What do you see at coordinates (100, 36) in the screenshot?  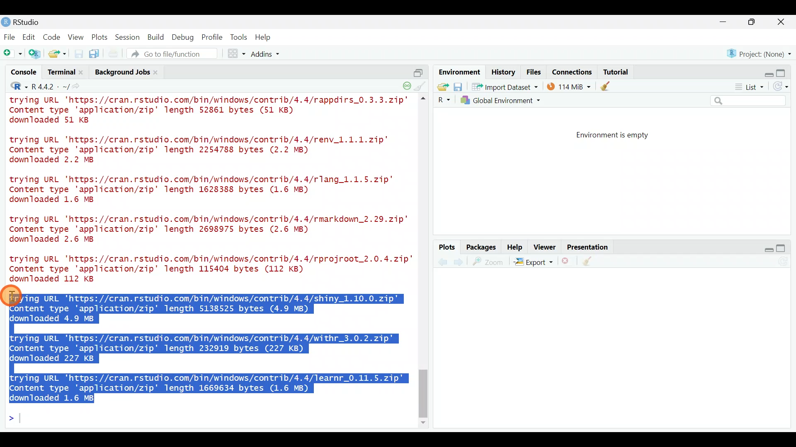 I see `Plots` at bounding box center [100, 36].